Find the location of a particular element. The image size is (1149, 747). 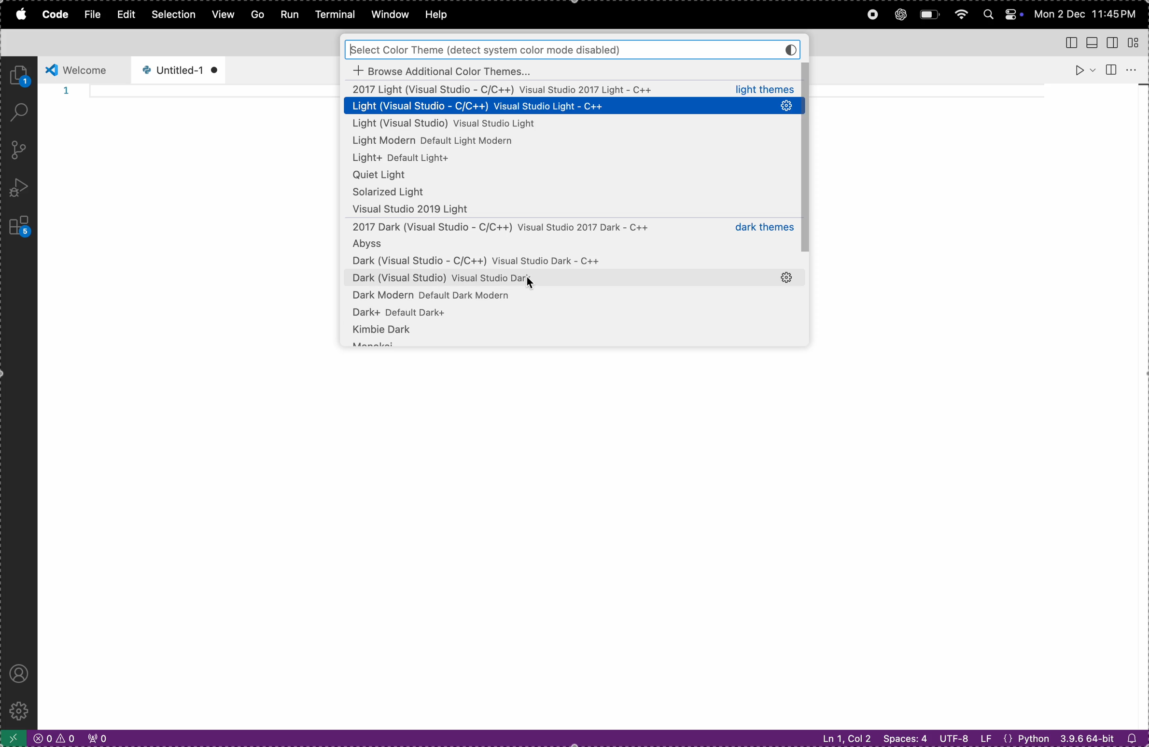

un titled is located at coordinates (175, 70).